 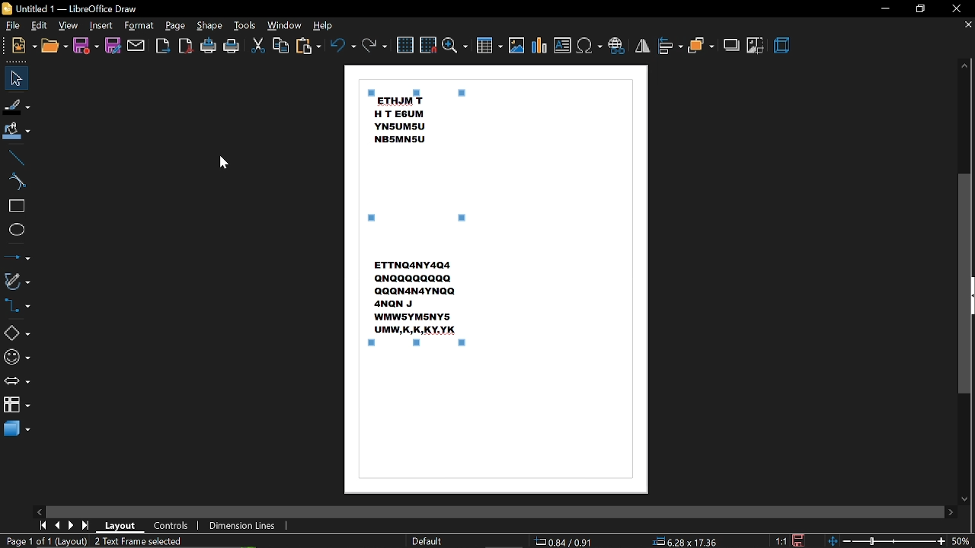 What do you see at coordinates (17, 254) in the screenshot?
I see `lines and arrows` at bounding box center [17, 254].